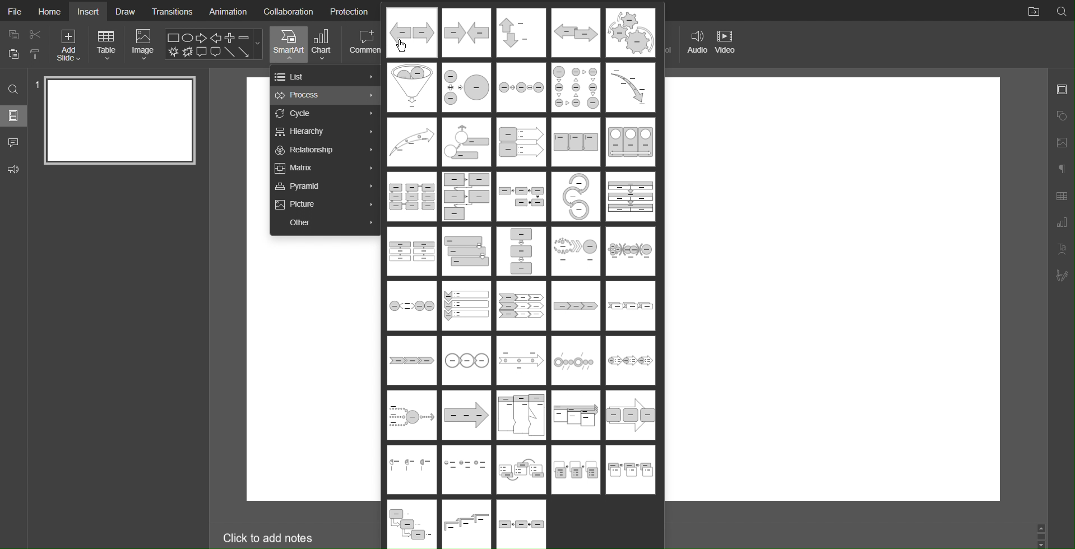  Describe the element at coordinates (37, 84) in the screenshot. I see `slide number` at that location.